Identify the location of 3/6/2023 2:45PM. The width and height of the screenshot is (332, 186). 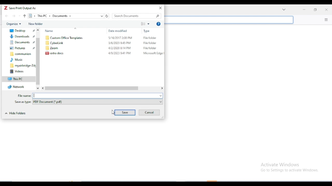
(120, 43).